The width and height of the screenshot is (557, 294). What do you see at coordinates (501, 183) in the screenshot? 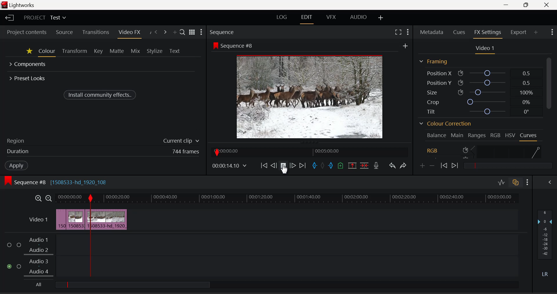
I see `Toggle Audio Levels Editing` at bounding box center [501, 183].